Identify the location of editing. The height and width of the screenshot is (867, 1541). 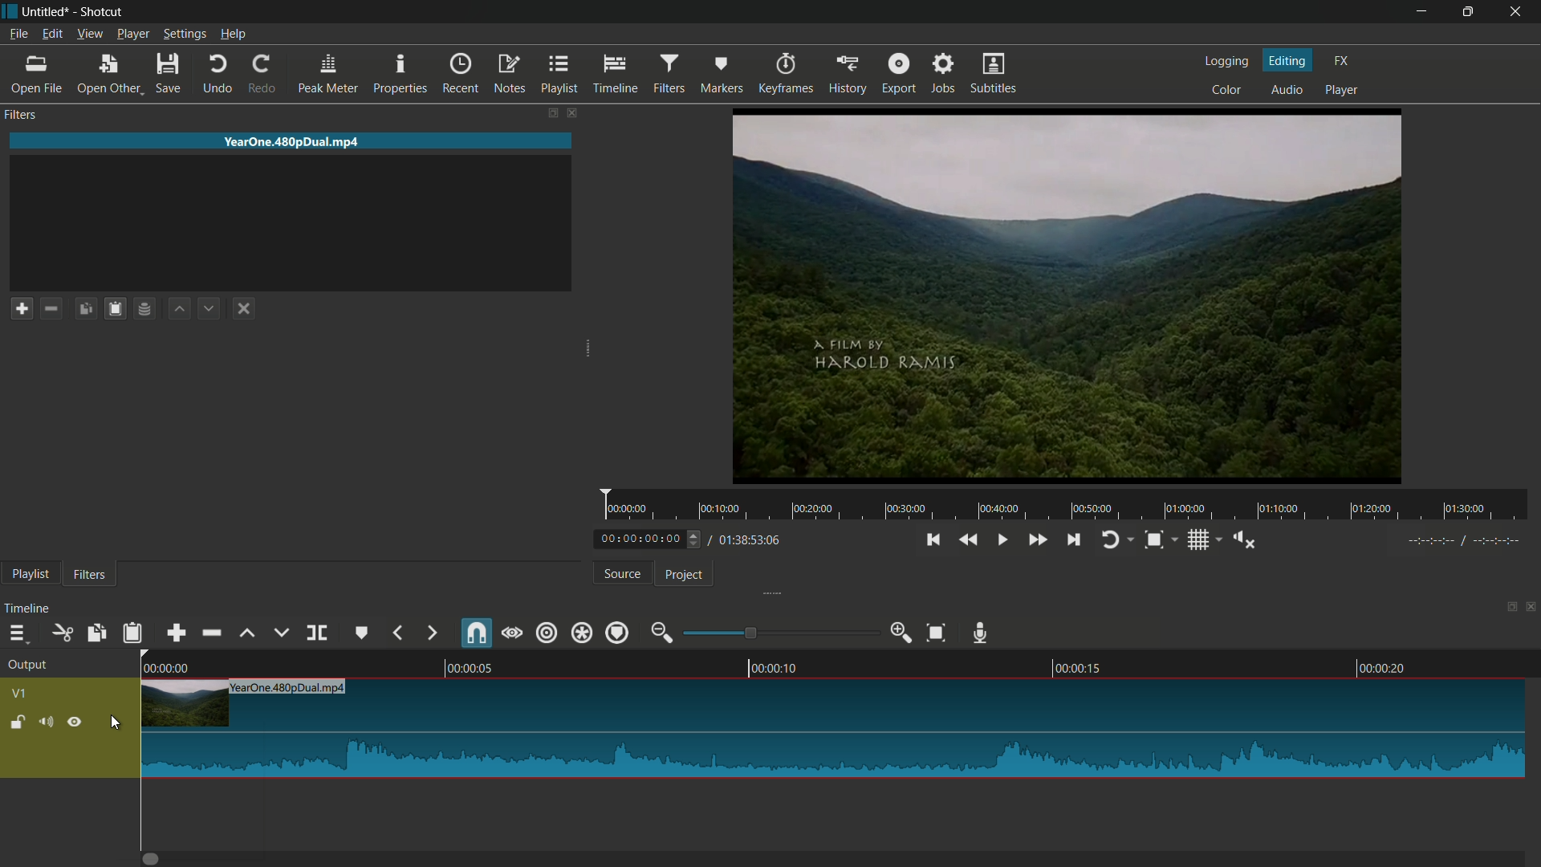
(1288, 60).